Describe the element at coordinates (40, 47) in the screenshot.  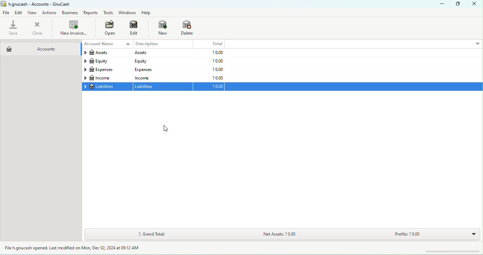
I see `accounts` at that location.